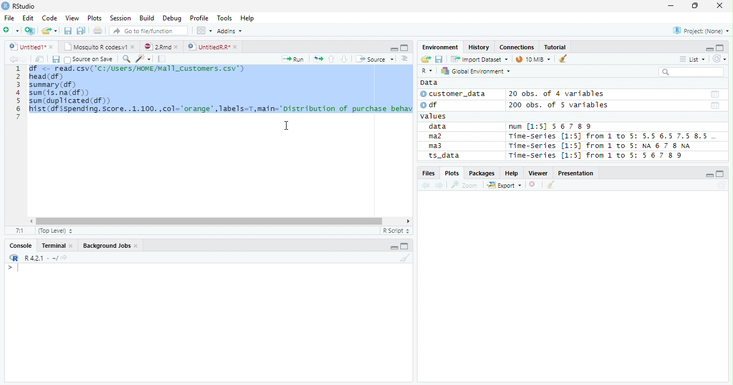 This screenshot has width=733, height=385. I want to click on Packages, so click(481, 174).